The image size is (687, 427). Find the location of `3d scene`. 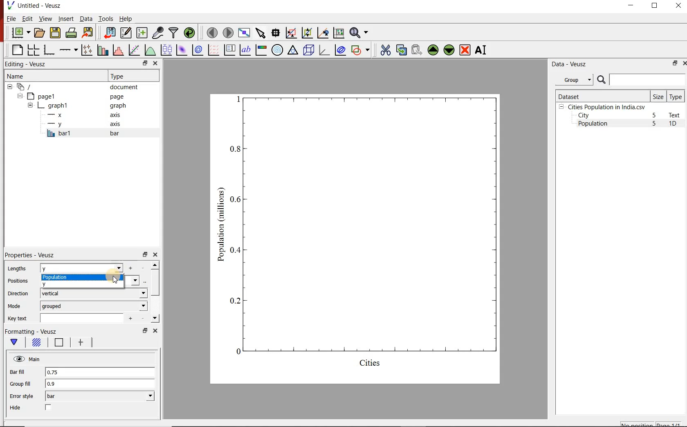

3d scene is located at coordinates (308, 49).